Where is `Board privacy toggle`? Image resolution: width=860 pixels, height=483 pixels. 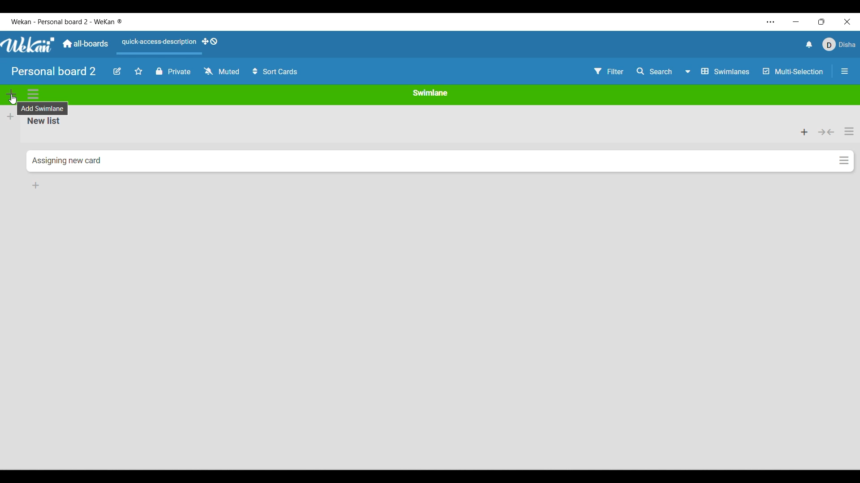
Board privacy toggle is located at coordinates (174, 71).